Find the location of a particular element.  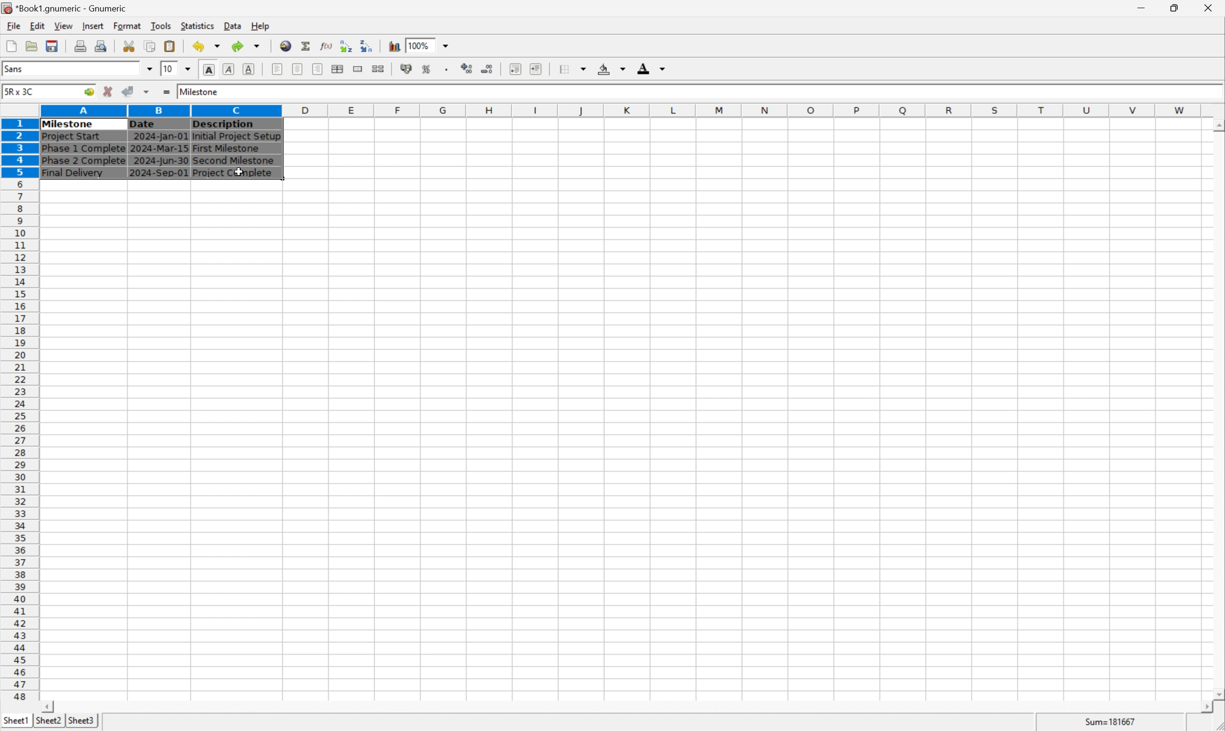

minimize is located at coordinates (1149, 6).